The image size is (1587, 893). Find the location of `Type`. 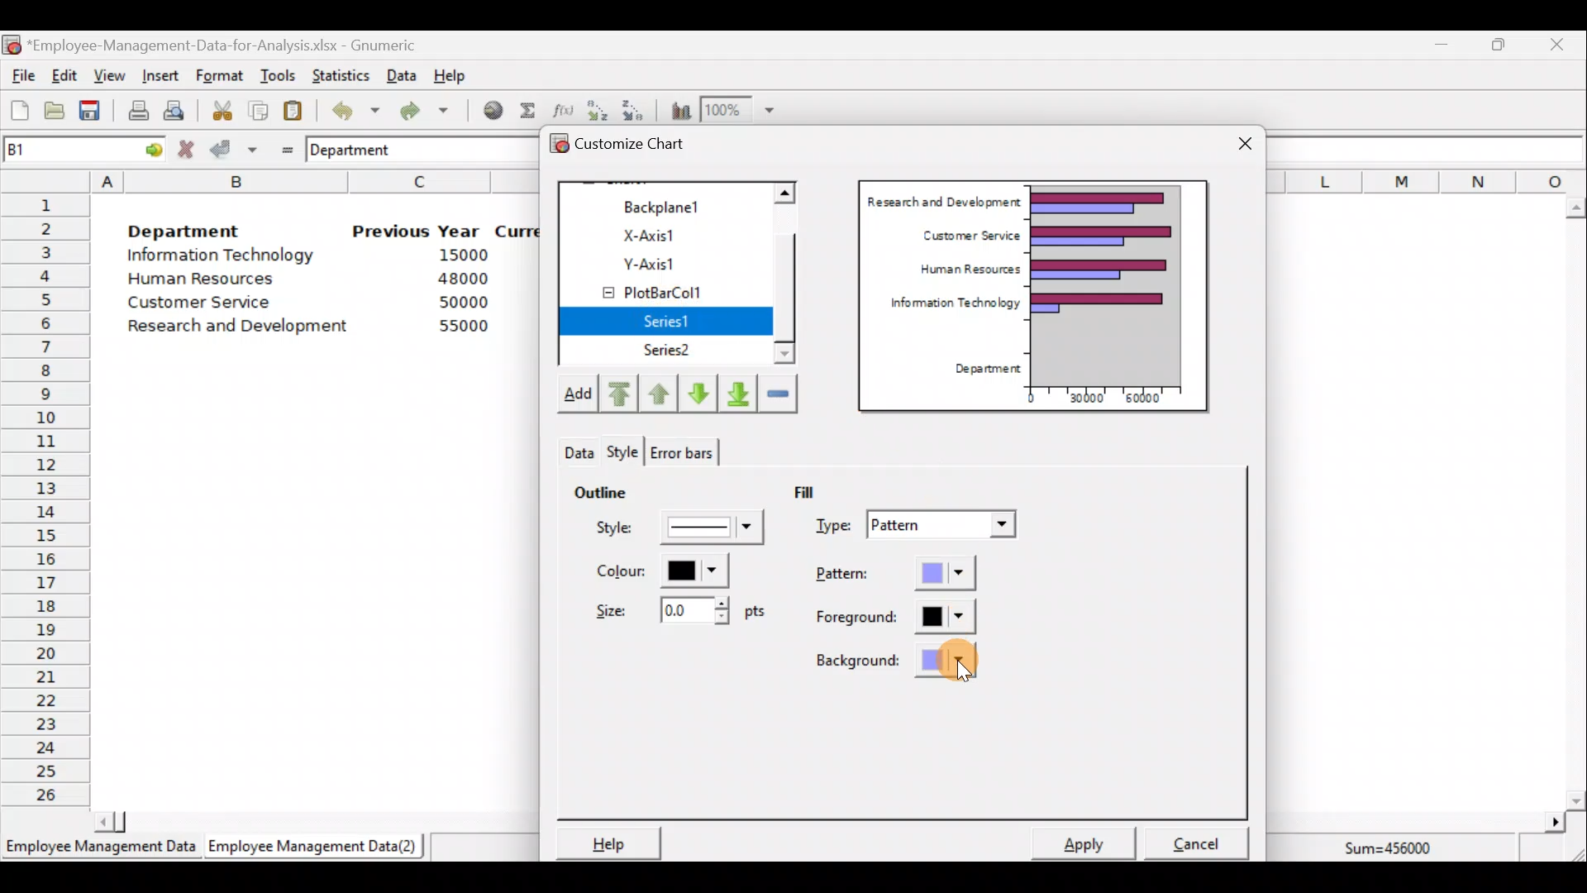

Type is located at coordinates (919, 527).